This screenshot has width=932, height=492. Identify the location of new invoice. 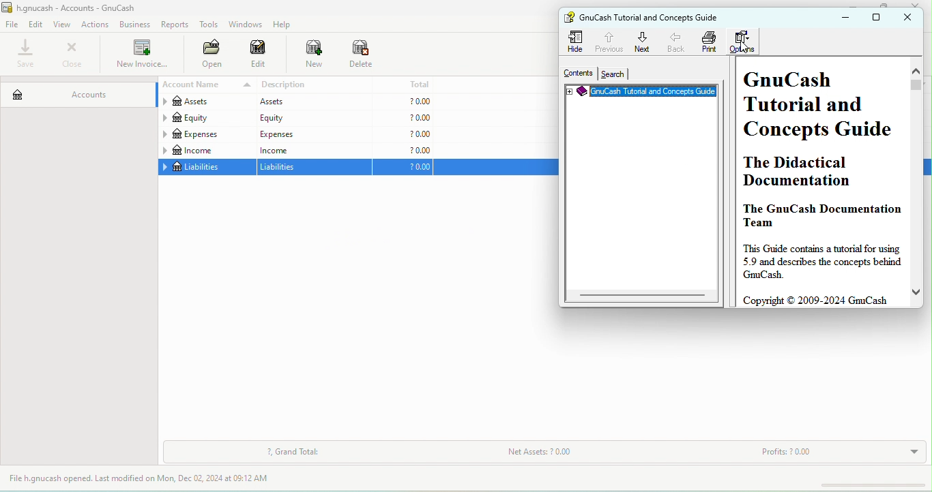
(141, 55).